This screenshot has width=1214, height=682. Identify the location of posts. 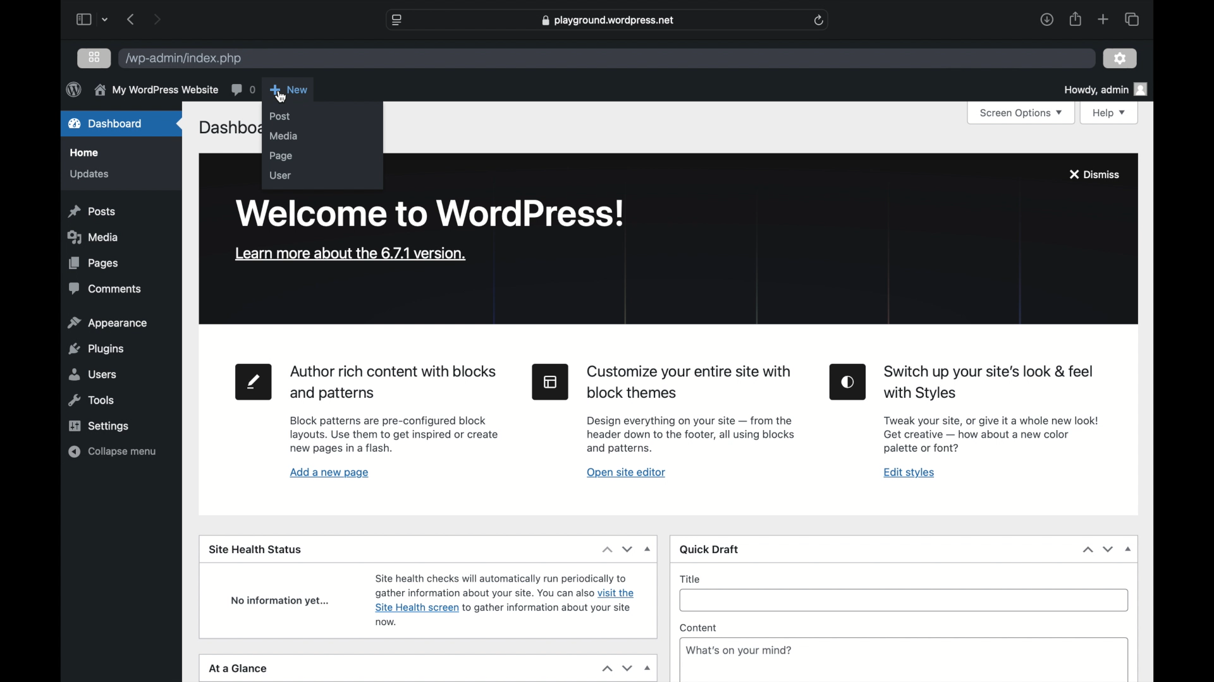
(92, 212).